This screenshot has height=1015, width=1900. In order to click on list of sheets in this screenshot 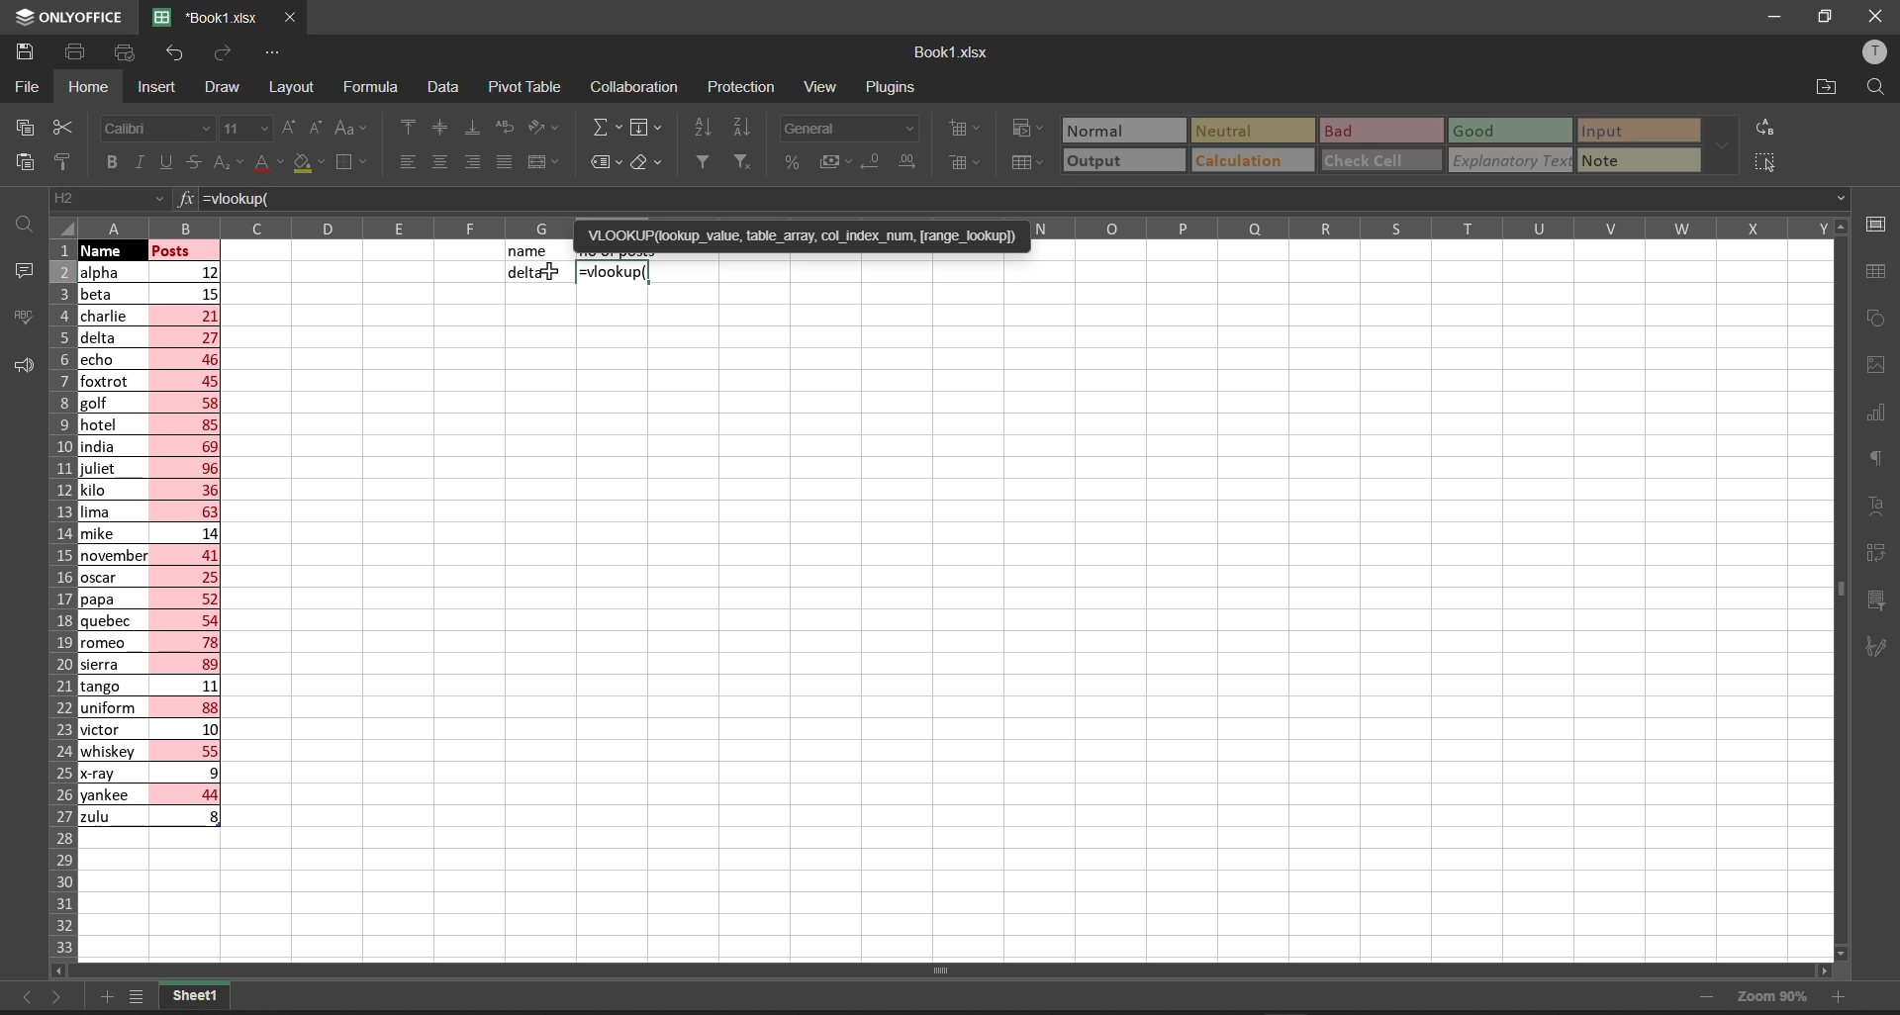, I will do `click(142, 998)`.